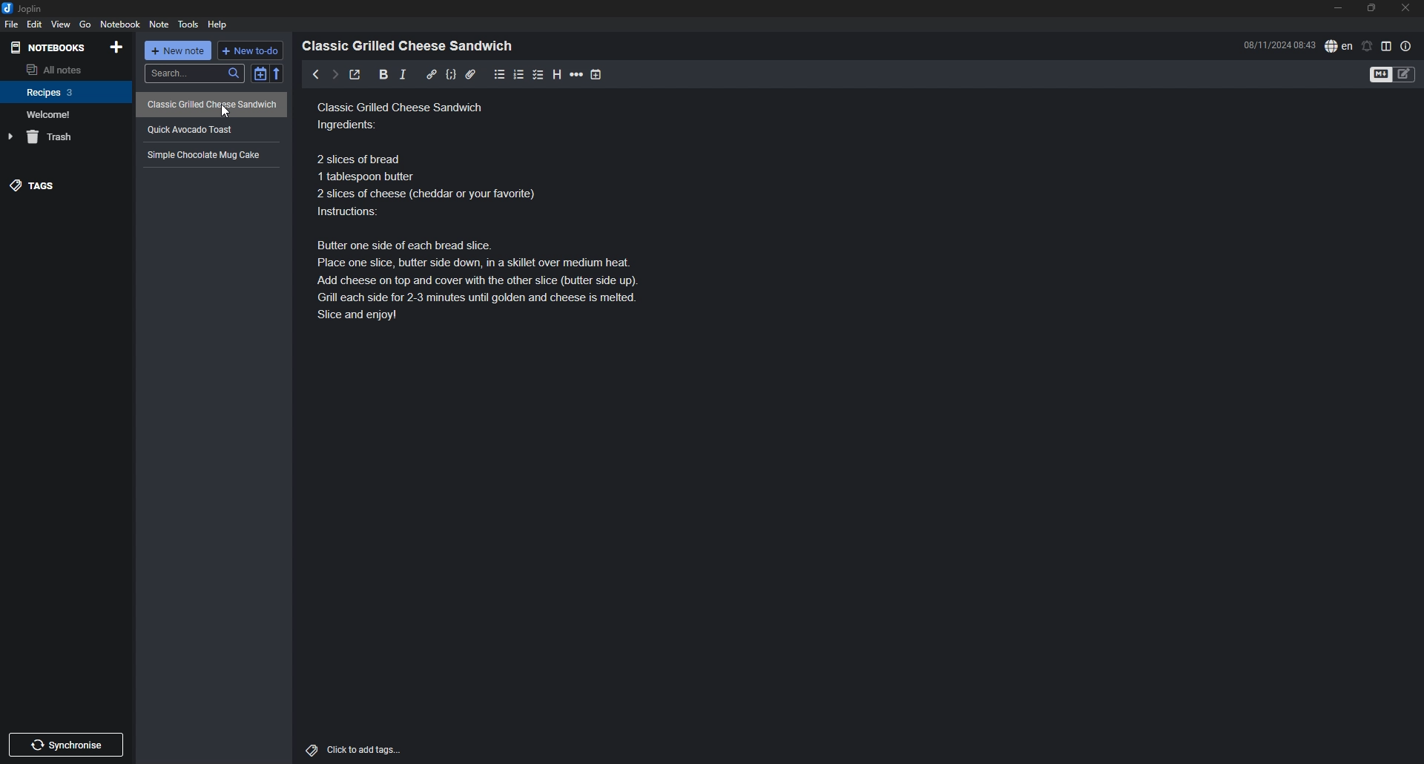 Image resolution: width=1424 pixels, height=764 pixels. What do you see at coordinates (50, 47) in the screenshot?
I see `notebooks` at bounding box center [50, 47].